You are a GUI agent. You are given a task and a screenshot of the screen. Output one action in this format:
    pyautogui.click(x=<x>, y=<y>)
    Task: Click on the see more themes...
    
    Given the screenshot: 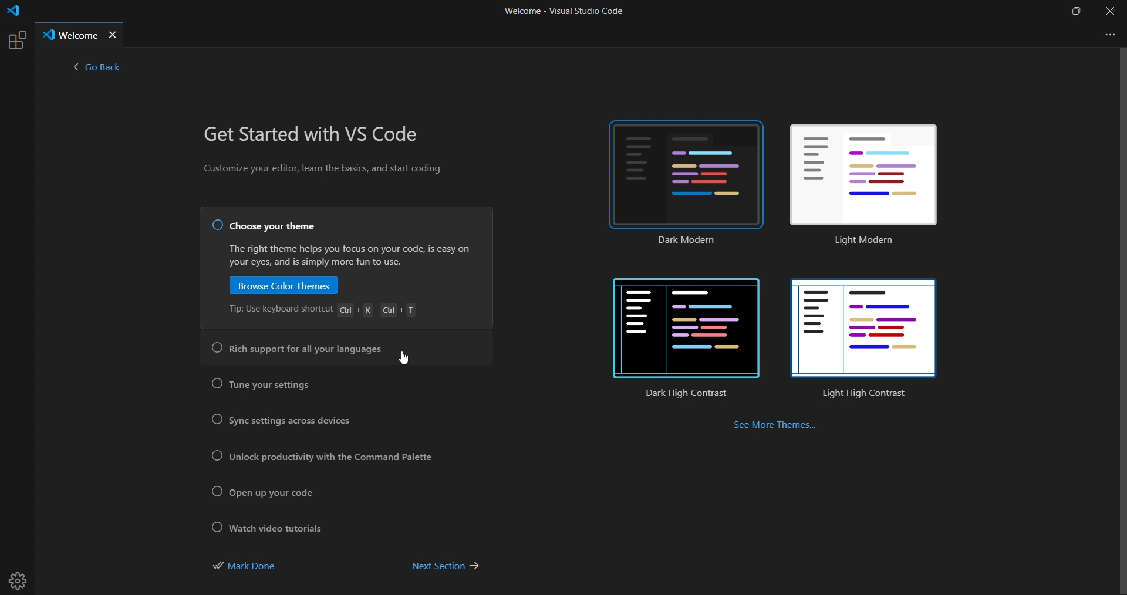 What is the action you would take?
    pyautogui.click(x=768, y=427)
    